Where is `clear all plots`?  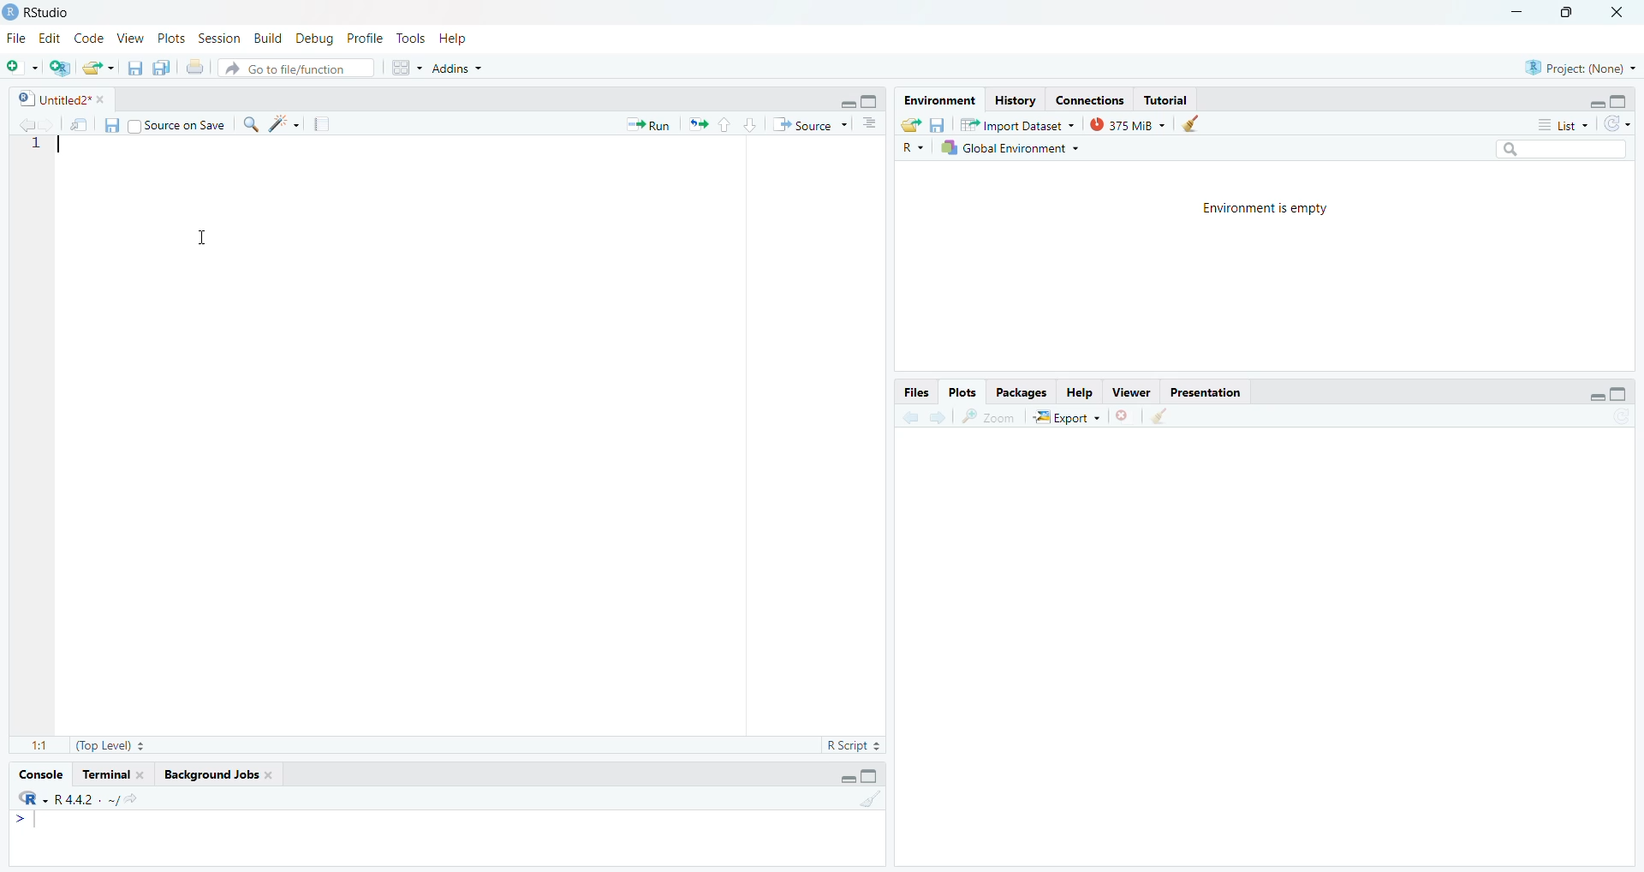
clear all plots is located at coordinates (1159, 416).